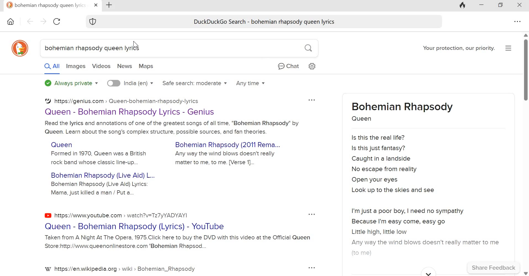  Describe the element at coordinates (262, 22) in the screenshot. I see `DuckDuckGo Search - bohemian rhapsody queen lyrics` at that location.